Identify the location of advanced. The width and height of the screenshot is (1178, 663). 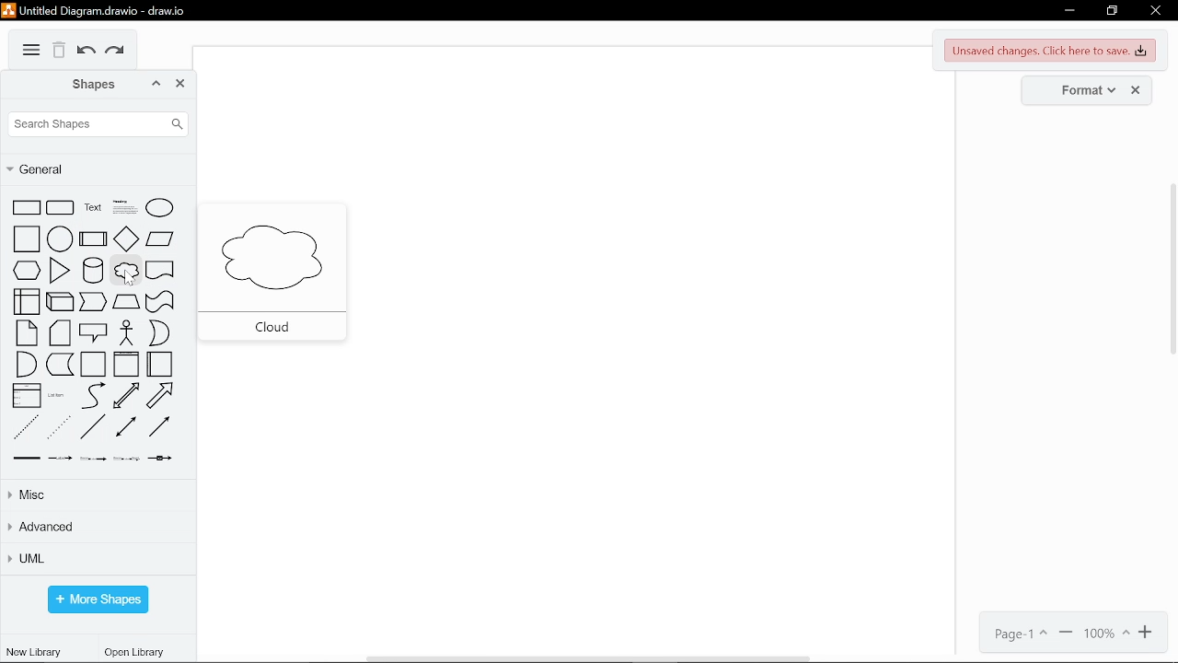
(95, 526).